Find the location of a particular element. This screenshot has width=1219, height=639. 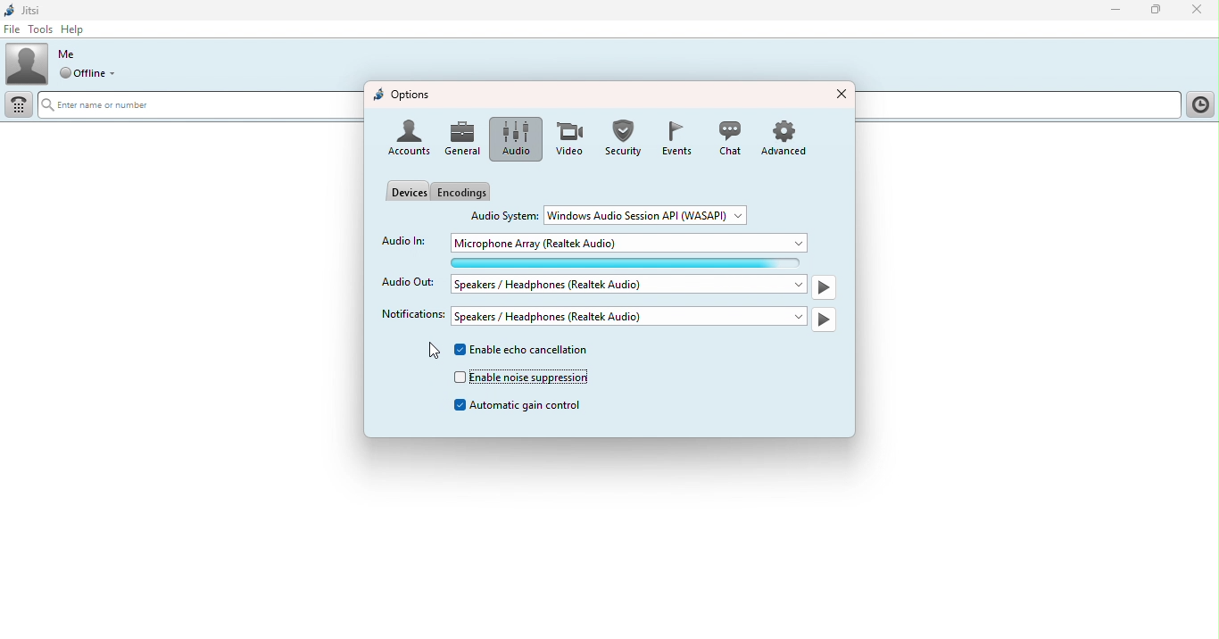

 is located at coordinates (675, 138).